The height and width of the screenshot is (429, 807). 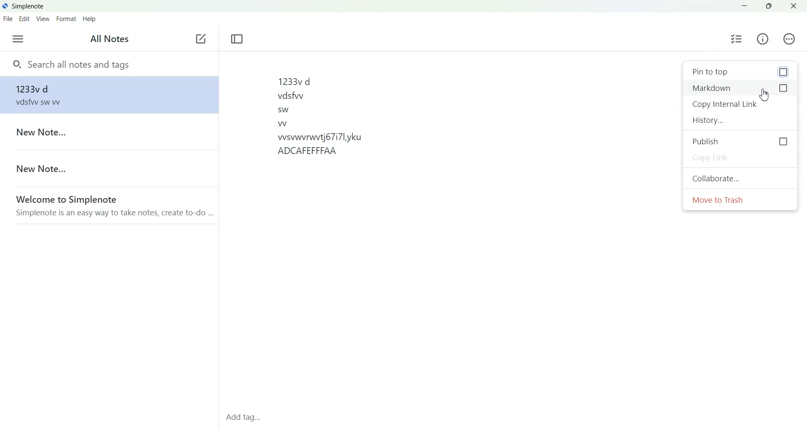 What do you see at coordinates (237, 39) in the screenshot?
I see `Toggle focus mode` at bounding box center [237, 39].